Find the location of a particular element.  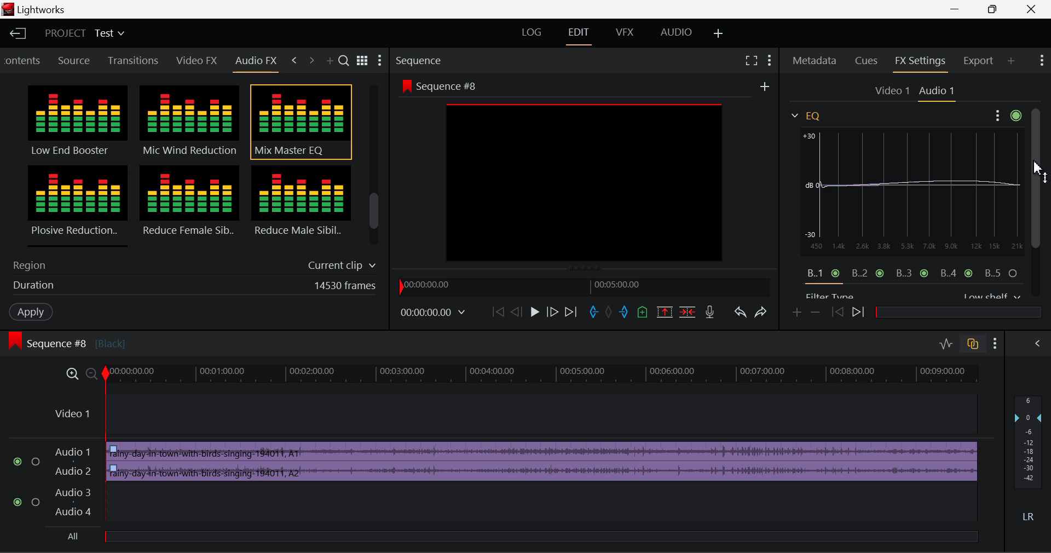

Timeline Zoom Out is located at coordinates (92, 375).